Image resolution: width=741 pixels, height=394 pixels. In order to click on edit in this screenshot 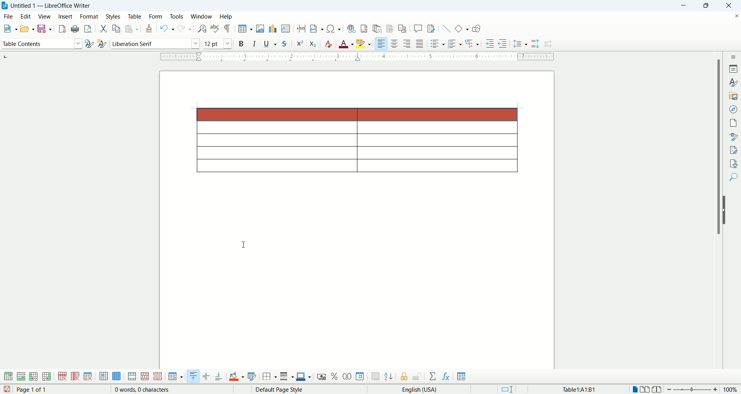, I will do `click(25, 16)`.